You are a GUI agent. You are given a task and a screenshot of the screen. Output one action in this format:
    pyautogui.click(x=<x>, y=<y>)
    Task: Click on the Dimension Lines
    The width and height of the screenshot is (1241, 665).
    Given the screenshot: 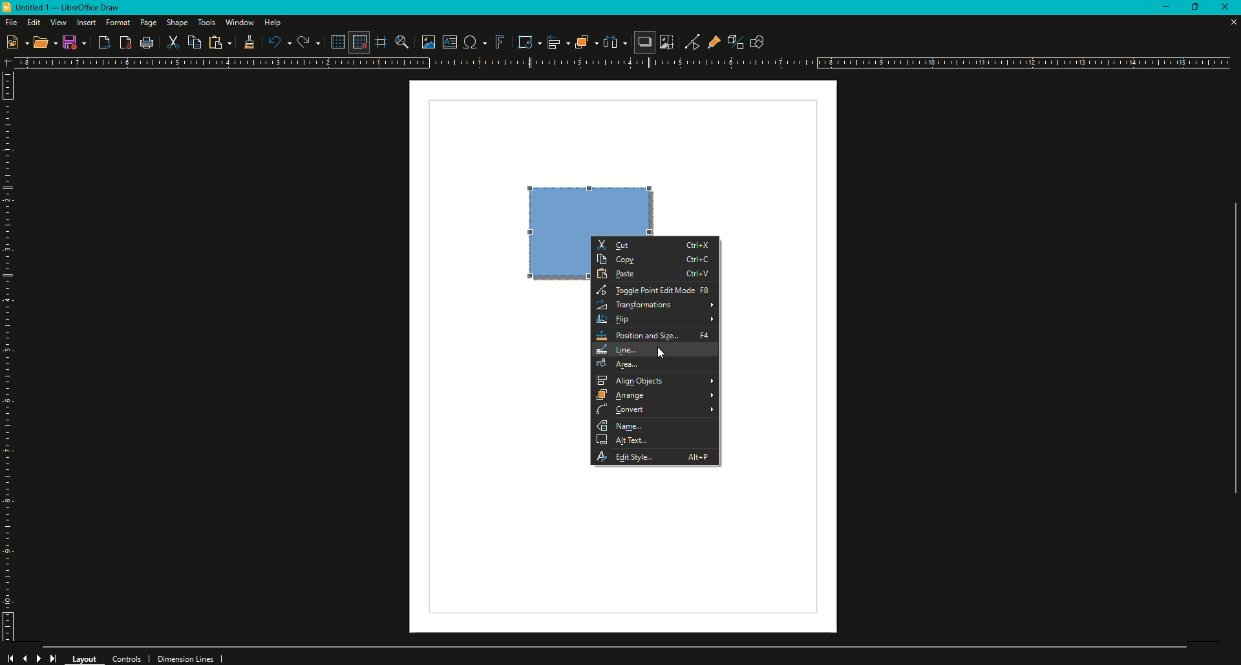 What is the action you would take?
    pyautogui.click(x=191, y=658)
    